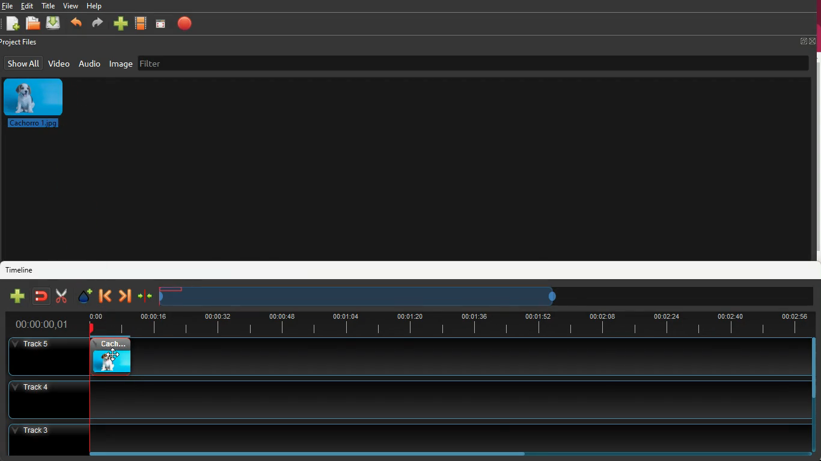 The height and width of the screenshot is (461, 821). I want to click on time, so click(32, 322).